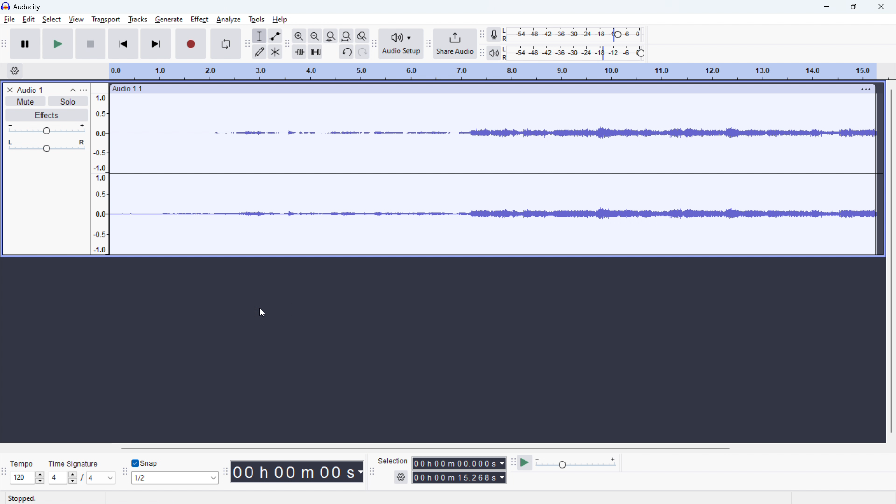 The height and width of the screenshot is (504, 896). I want to click on Tempo, so click(19, 462).